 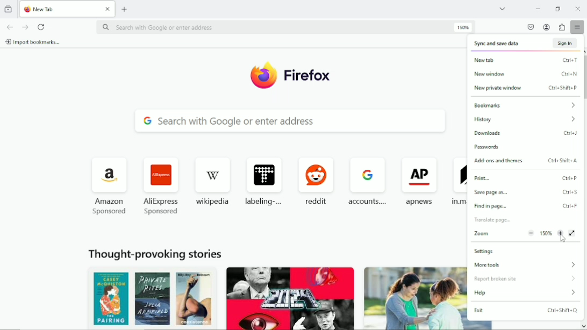 What do you see at coordinates (25, 27) in the screenshot?
I see `go forward` at bounding box center [25, 27].